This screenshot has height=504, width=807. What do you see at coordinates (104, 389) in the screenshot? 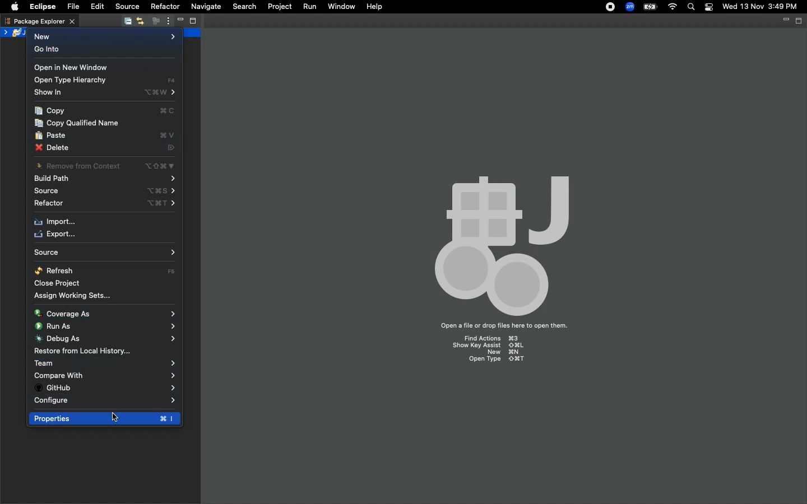
I see `GitHub` at bounding box center [104, 389].